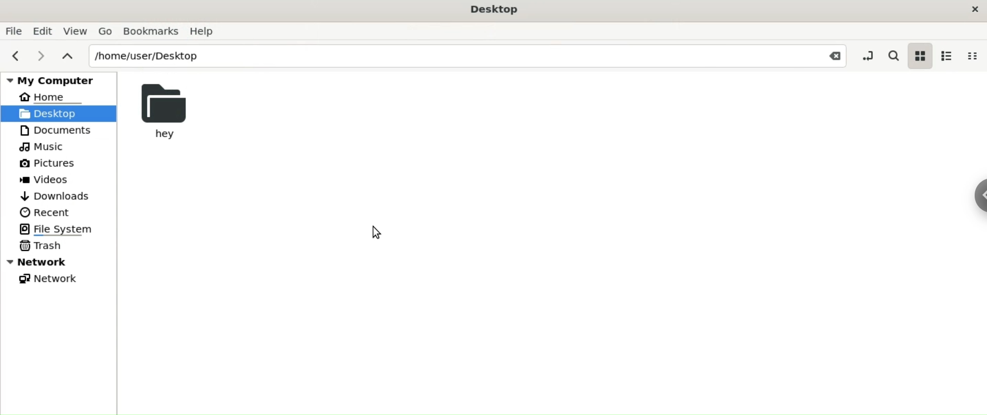 Image resolution: width=987 pixels, height=415 pixels. What do you see at coordinates (65, 56) in the screenshot?
I see `parent folders` at bounding box center [65, 56].